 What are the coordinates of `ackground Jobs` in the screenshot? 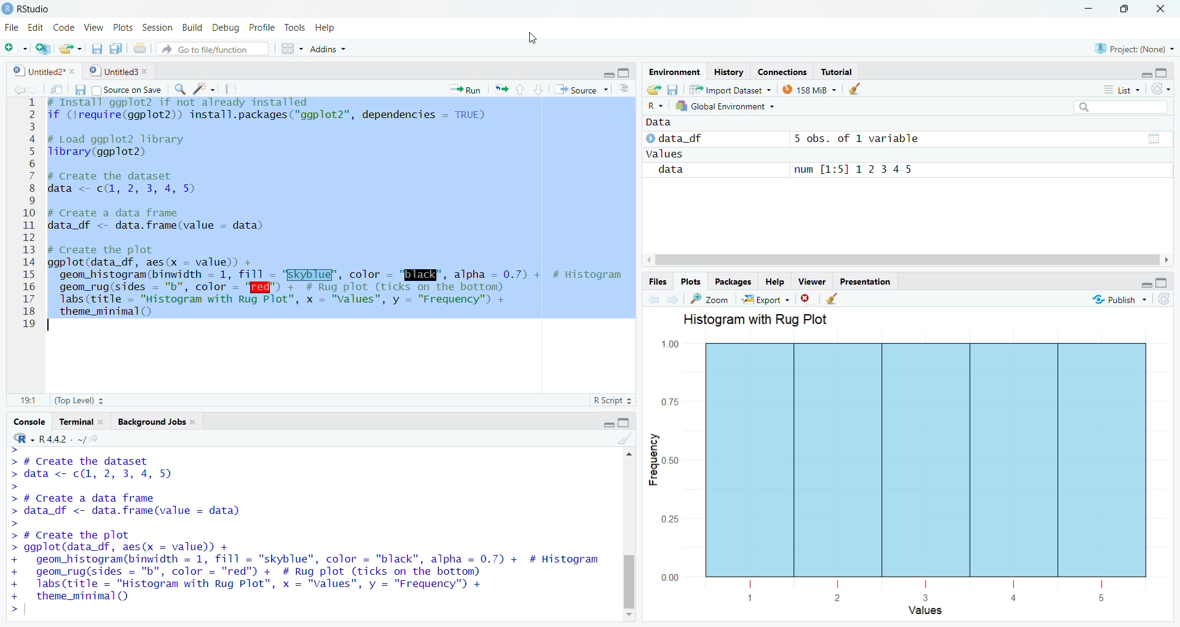 It's located at (158, 422).